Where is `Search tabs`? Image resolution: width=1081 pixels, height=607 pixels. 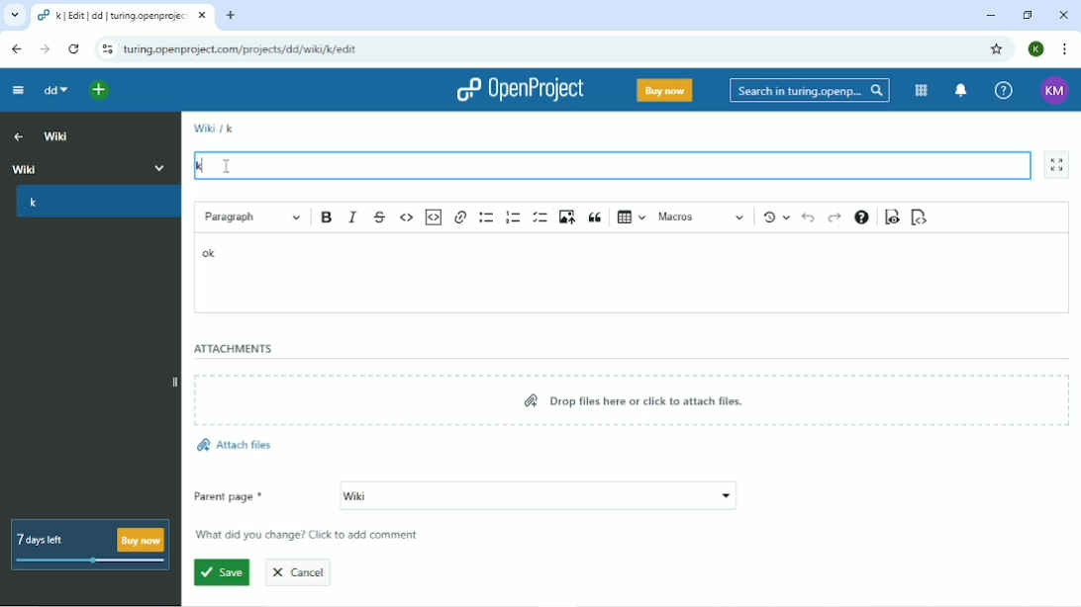 Search tabs is located at coordinates (17, 16).